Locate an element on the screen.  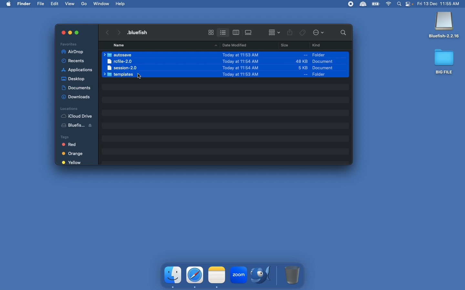
Go is located at coordinates (85, 4).